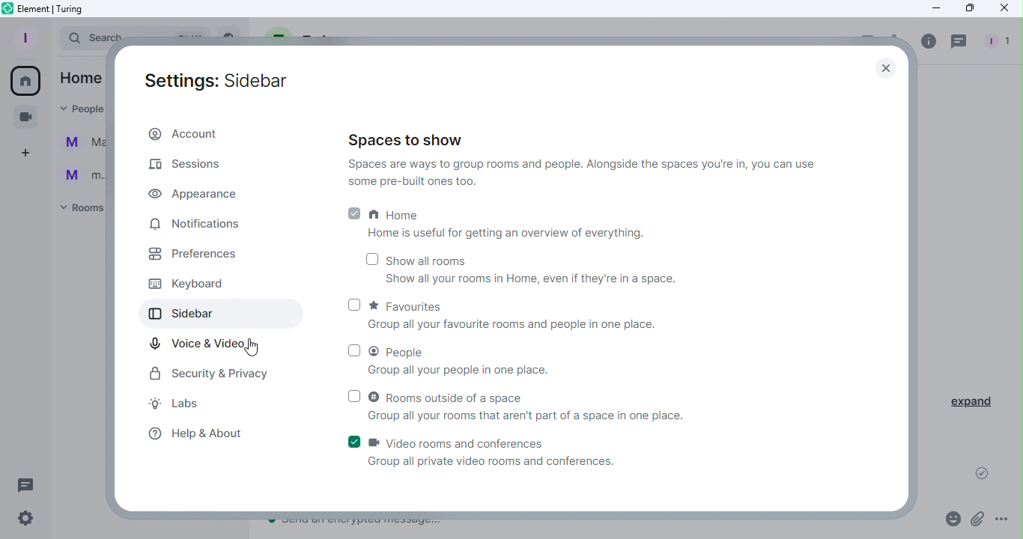  What do you see at coordinates (87, 37) in the screenshot?
I see `Search bar` at bounding box center [87, 37].